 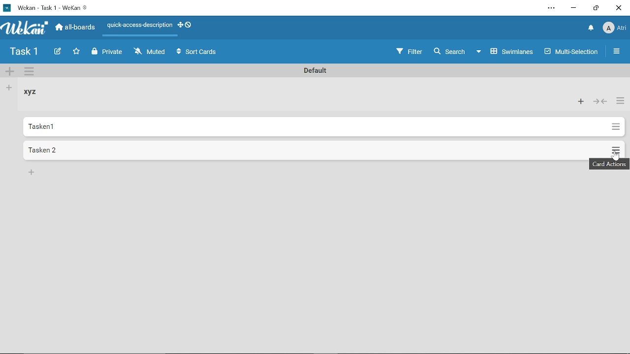 I want to click on Minimize, so click(x=574, y=8).